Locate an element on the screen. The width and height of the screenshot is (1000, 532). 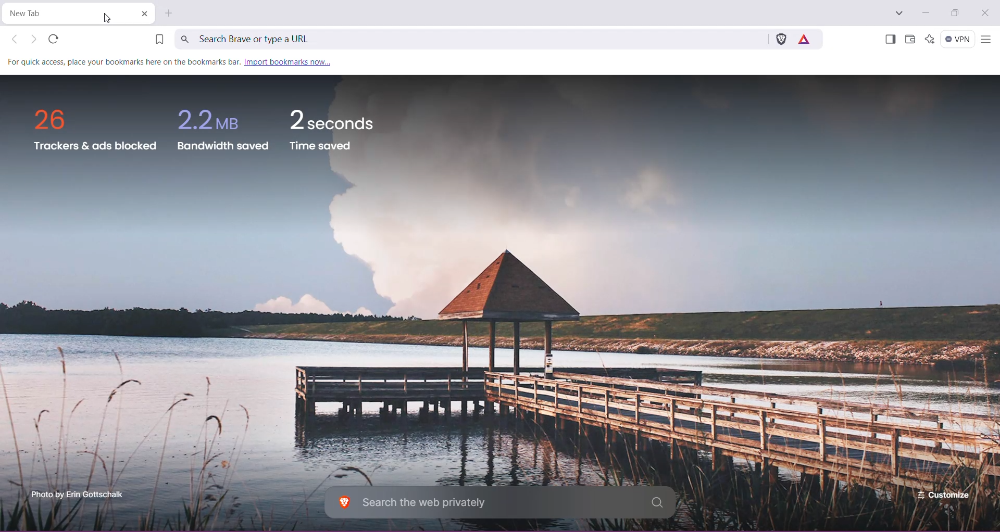
Brave Firewall + VPN is located at coordinates (959, 39).